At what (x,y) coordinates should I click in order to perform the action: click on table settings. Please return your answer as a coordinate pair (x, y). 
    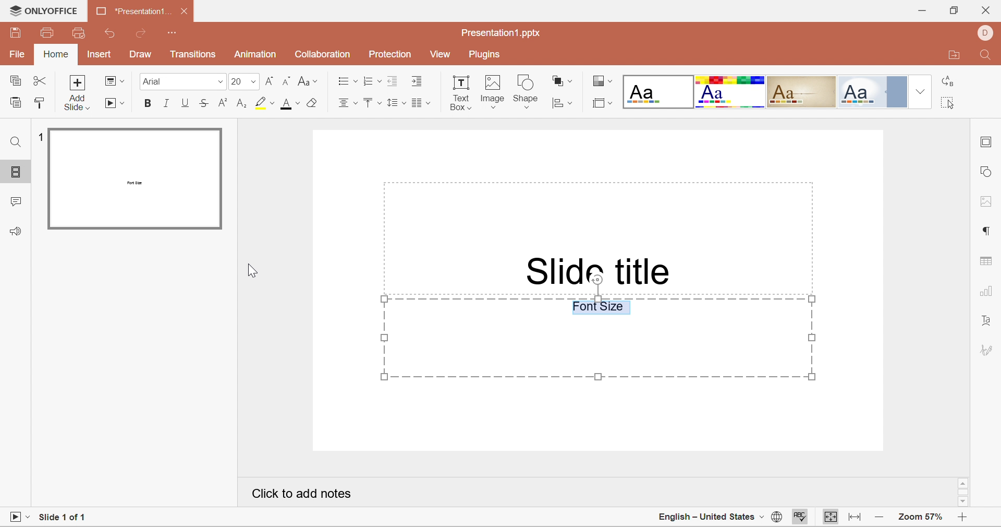
    Looking at the image, I should click on (988, 263).